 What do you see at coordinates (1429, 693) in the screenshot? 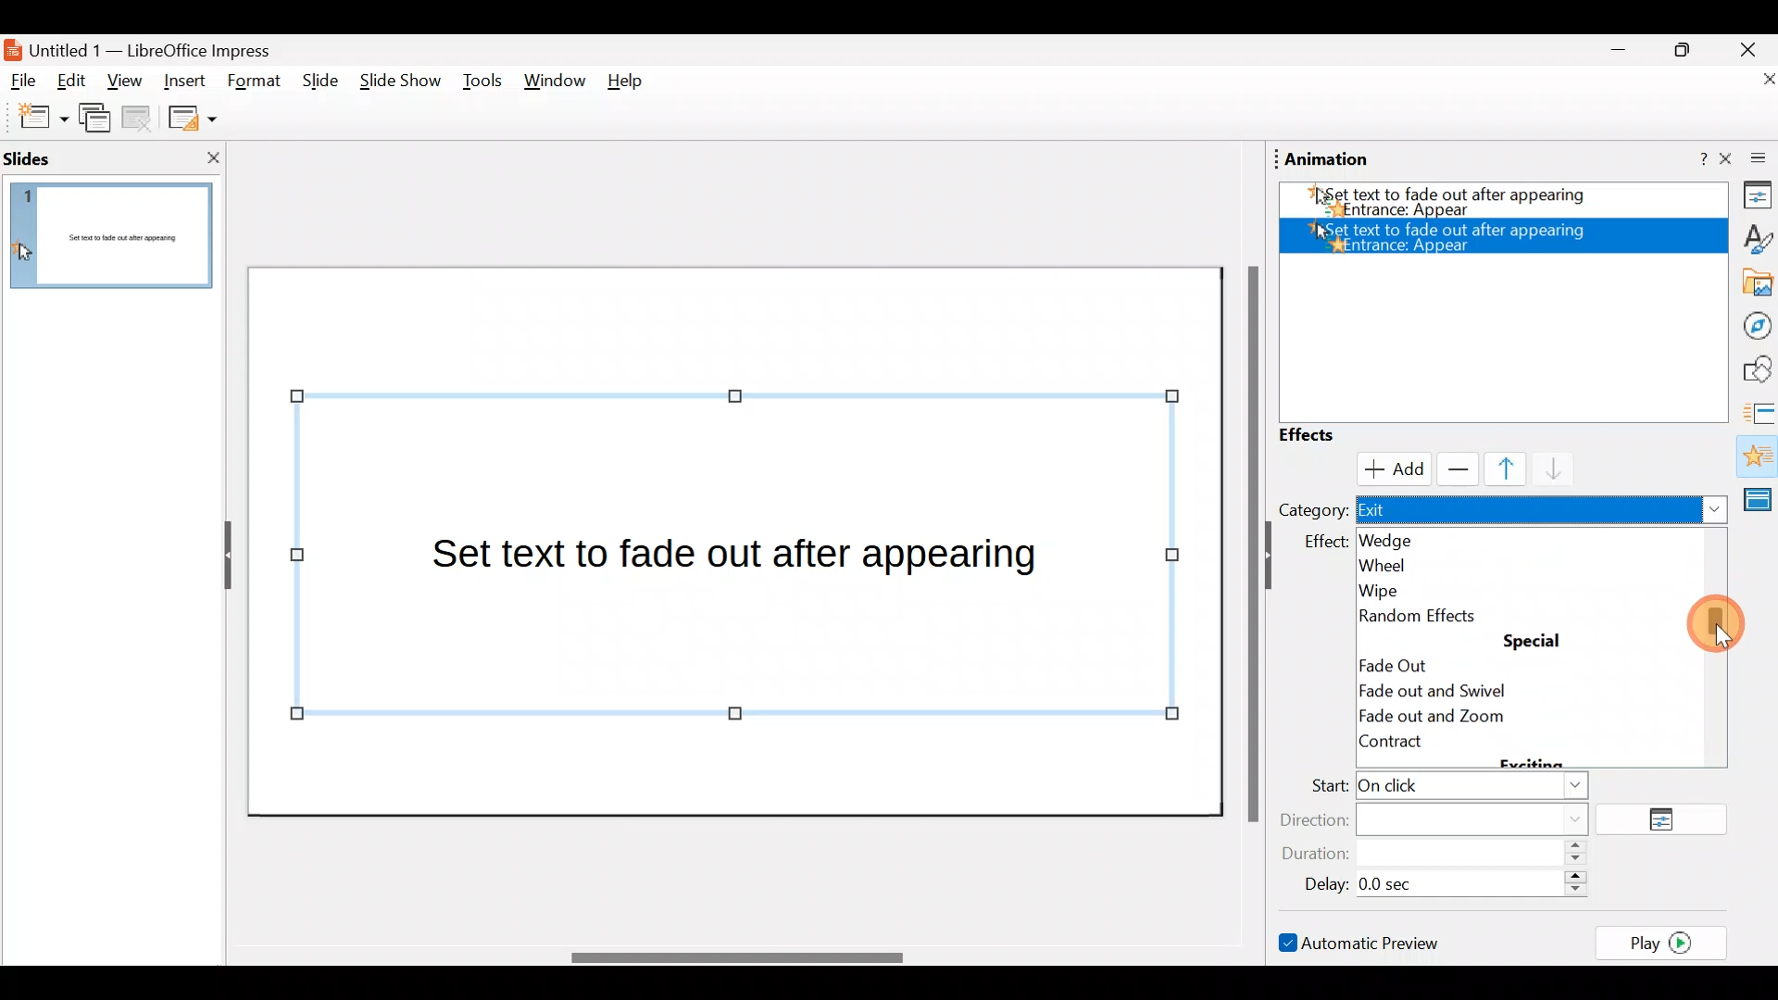
I see `Circle` at bounding box center [1429, 693].